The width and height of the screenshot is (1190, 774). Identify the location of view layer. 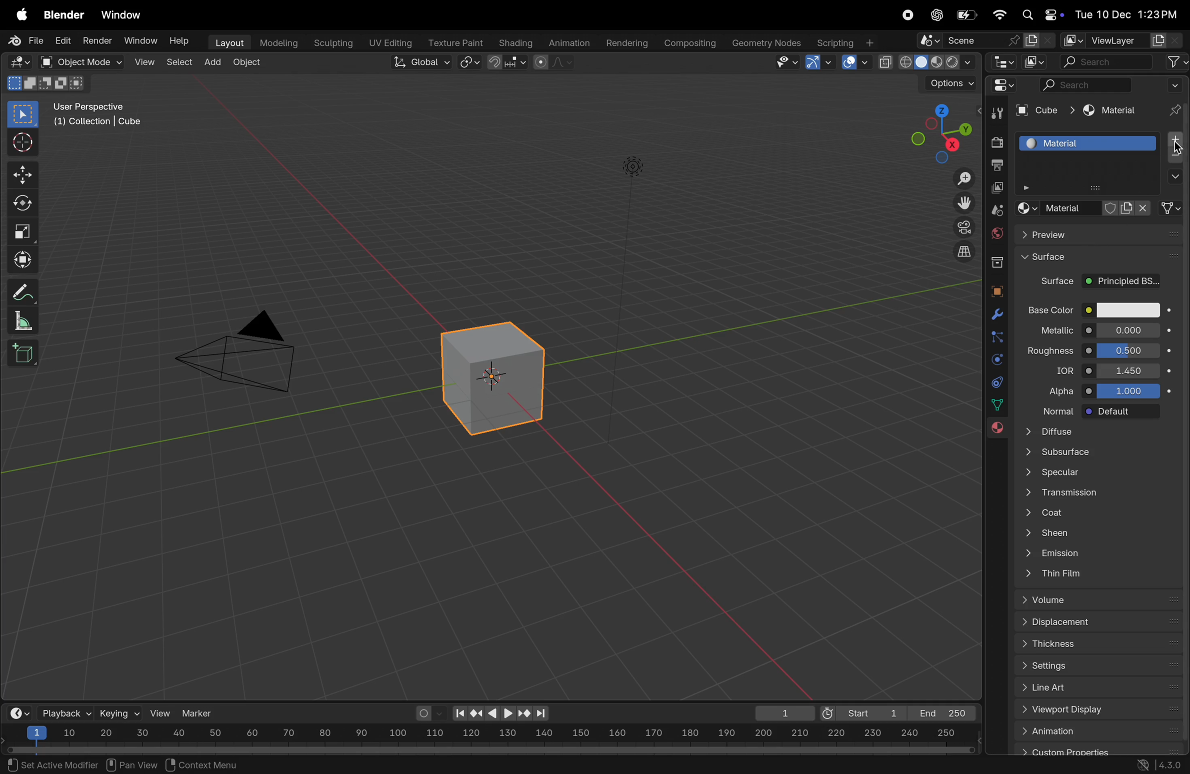
(998, 188).